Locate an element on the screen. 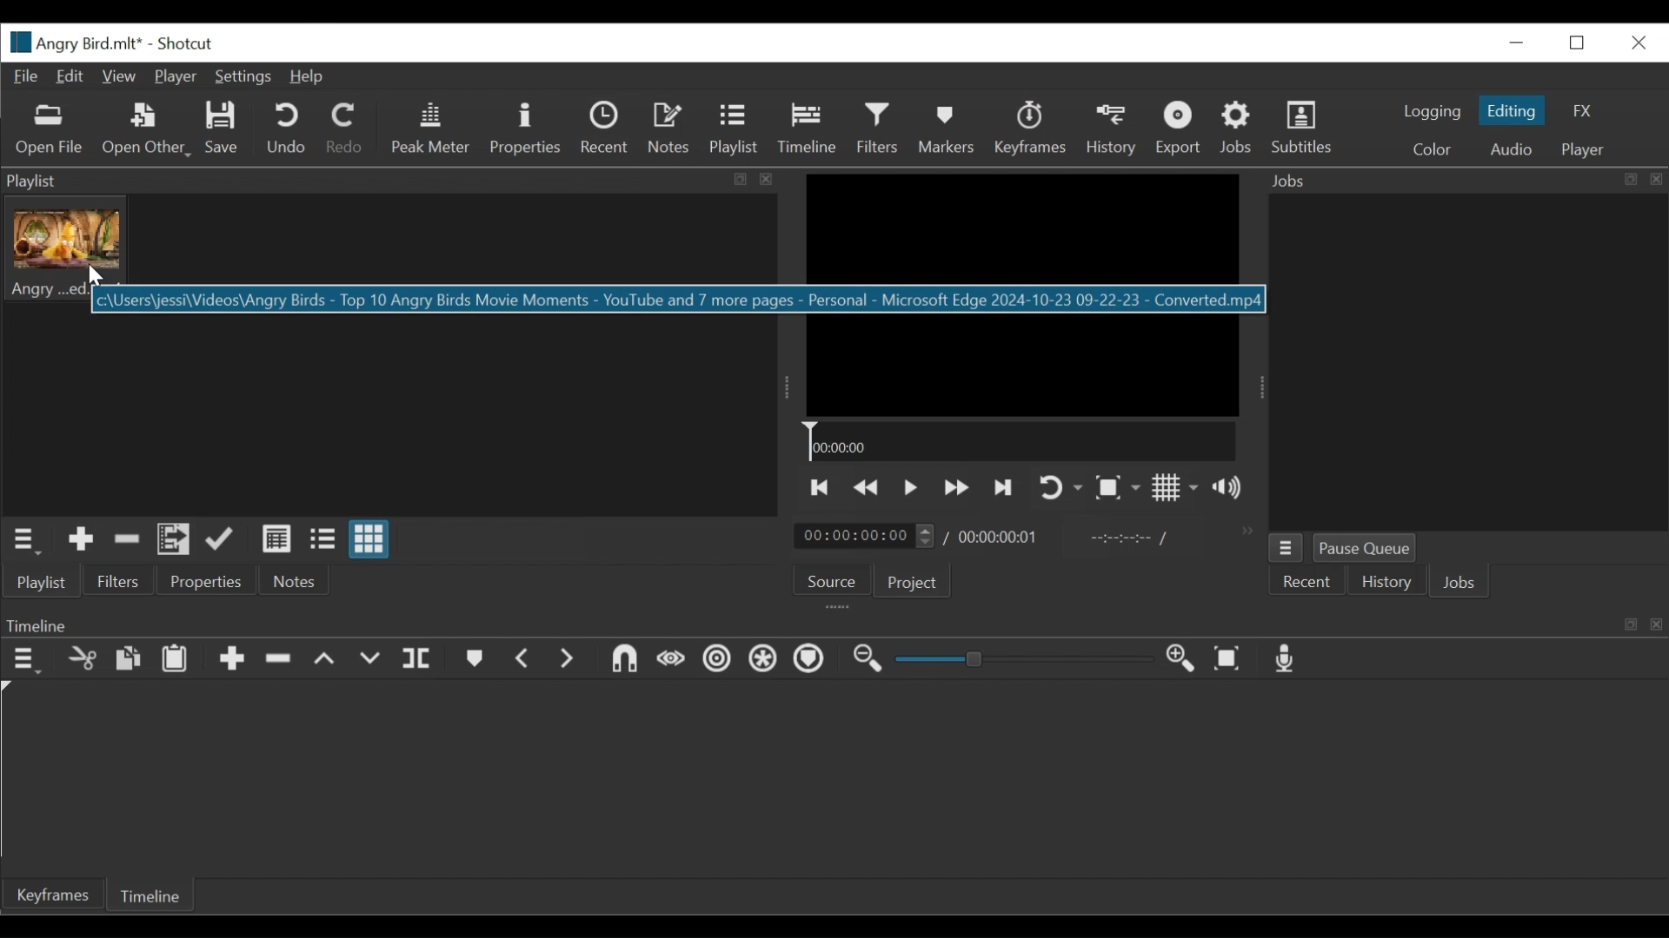 The image size is (1669, 938). Peak Meter is located at coordinates (431, 129).